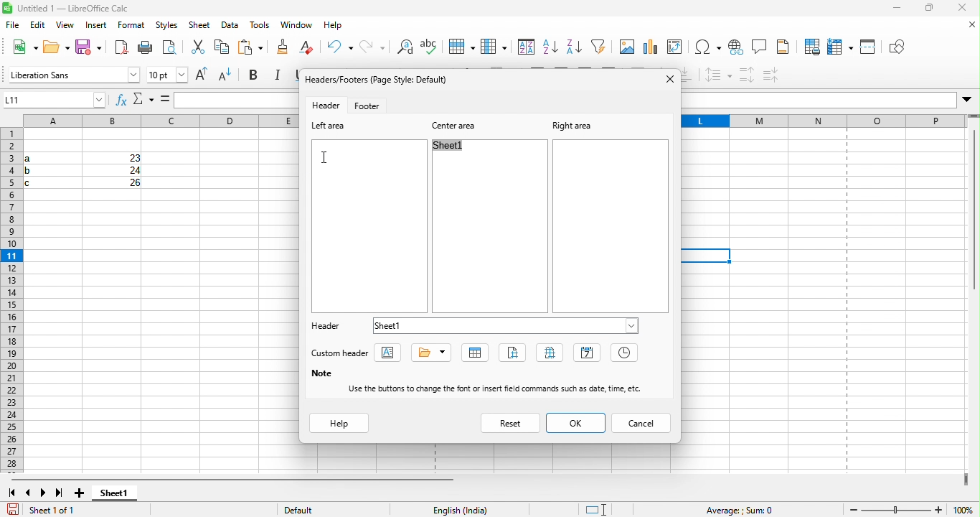  What do you see at coordinates (205, 77) in the screenshot?
I see `increase font size` at bounding box center [205, 77].